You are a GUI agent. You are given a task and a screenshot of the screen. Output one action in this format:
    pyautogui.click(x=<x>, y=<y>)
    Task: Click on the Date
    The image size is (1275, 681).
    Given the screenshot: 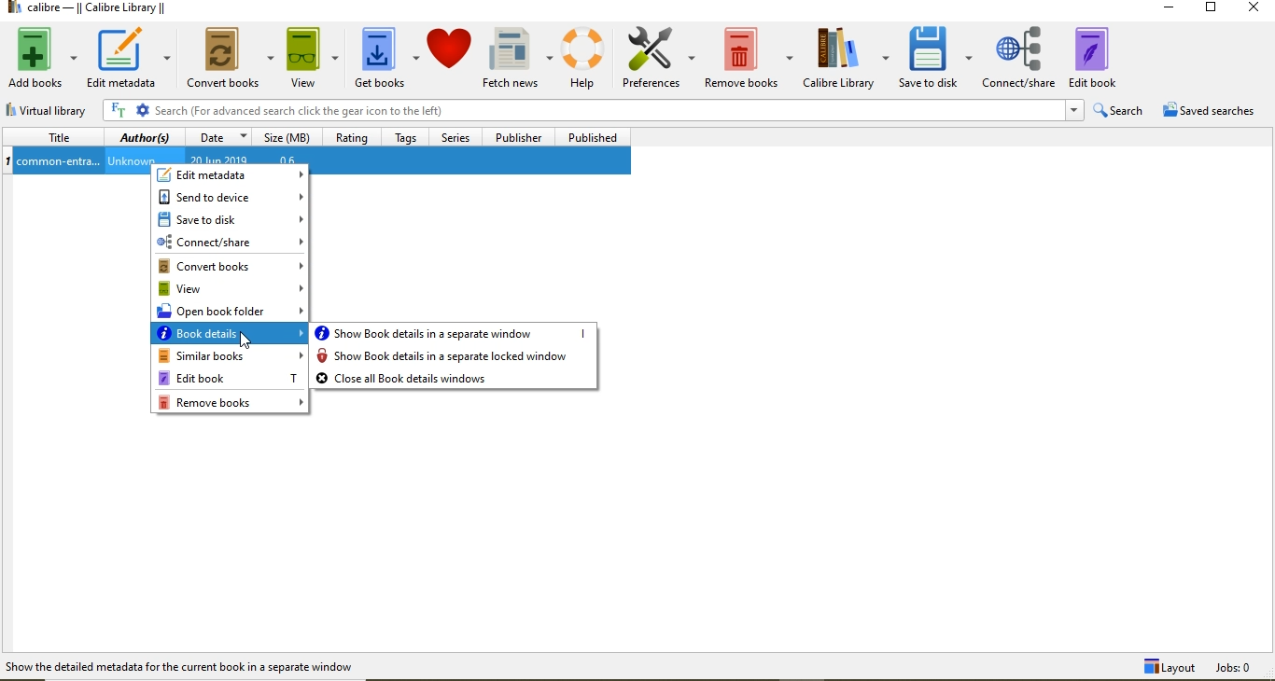 What is the action you would take?
    pyautogui.click(x=217, y=139)
    